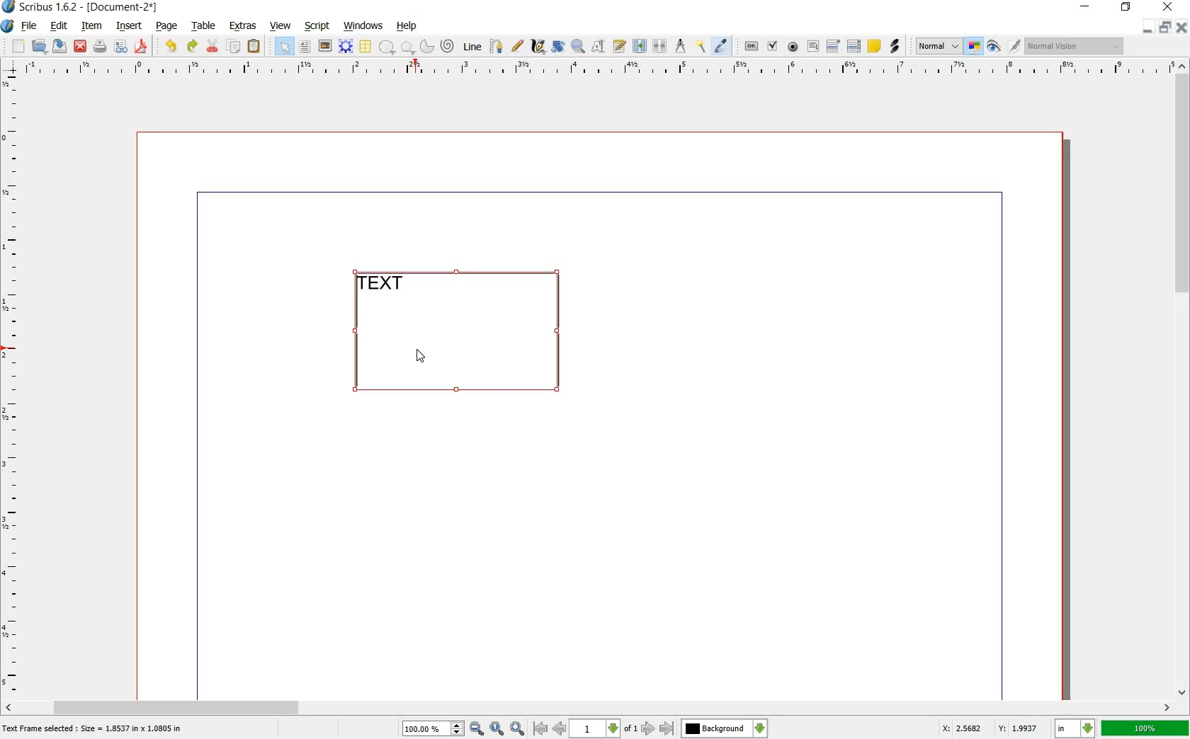 The width and height of the screenshot is (1190, 739). Describe the element at coordinates (1180, 27) in the screenshot. I see `close` at that location.